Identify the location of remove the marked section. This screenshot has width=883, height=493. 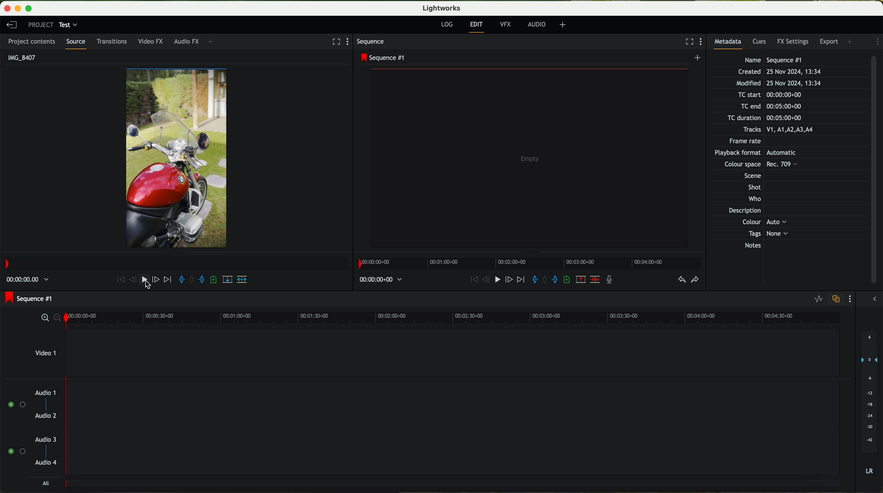
(581, 280).